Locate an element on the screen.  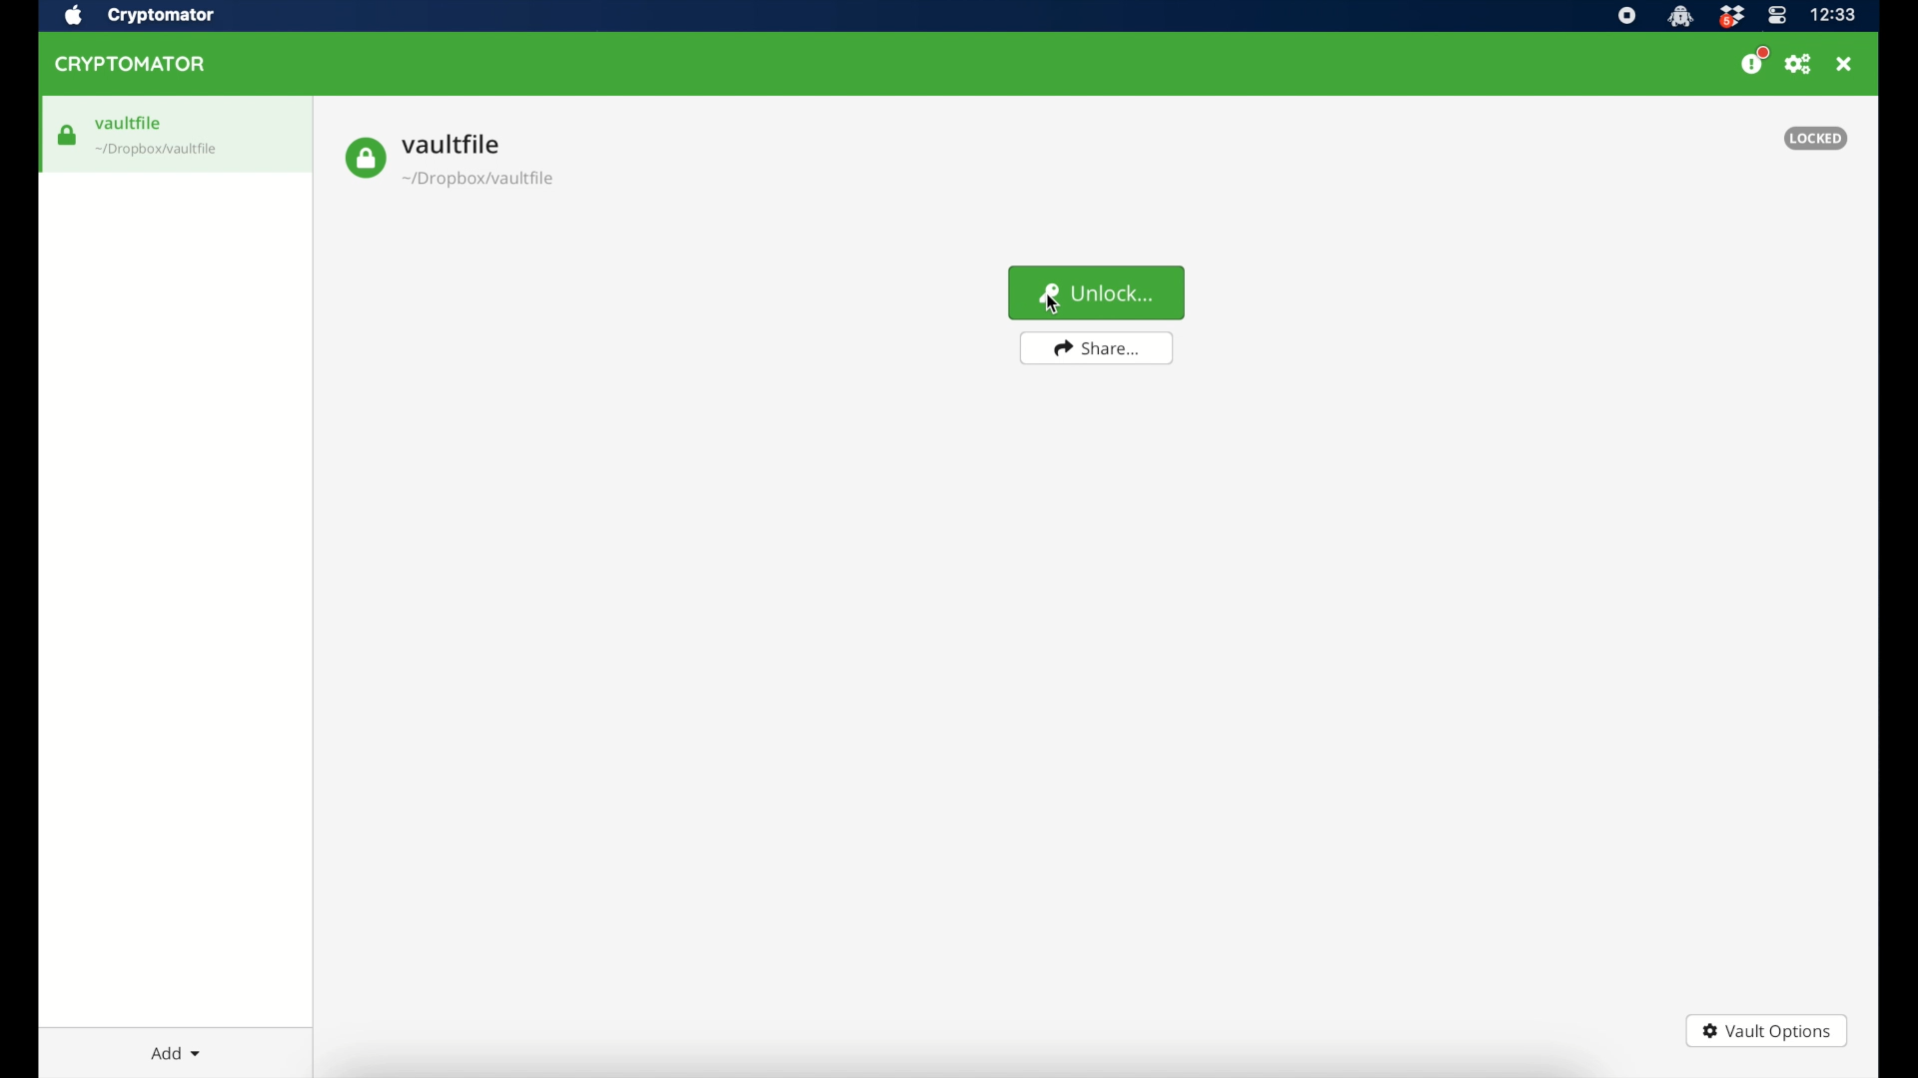
donate us is located at coordinates (1754, 61).